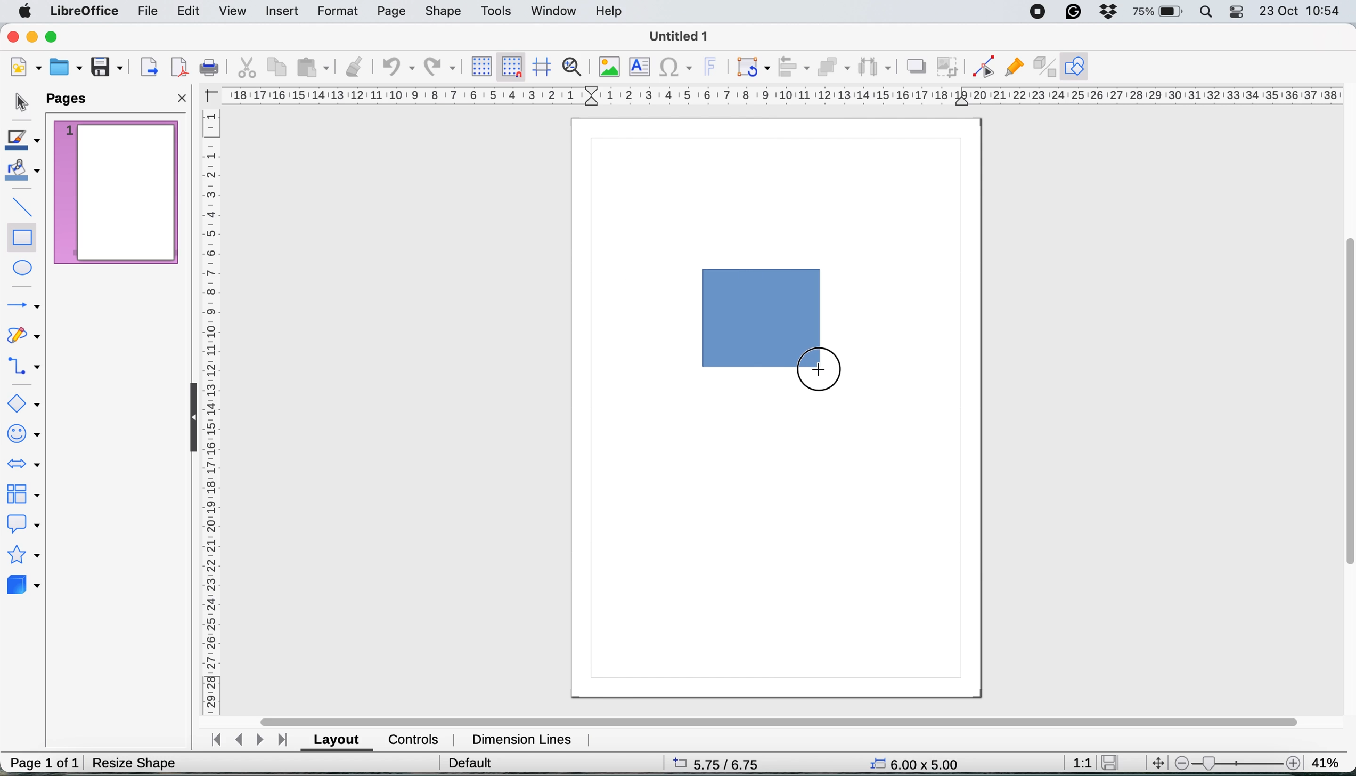 This screenshot has width=1356, height=776. I want to click on minimise, so click(31, 36).